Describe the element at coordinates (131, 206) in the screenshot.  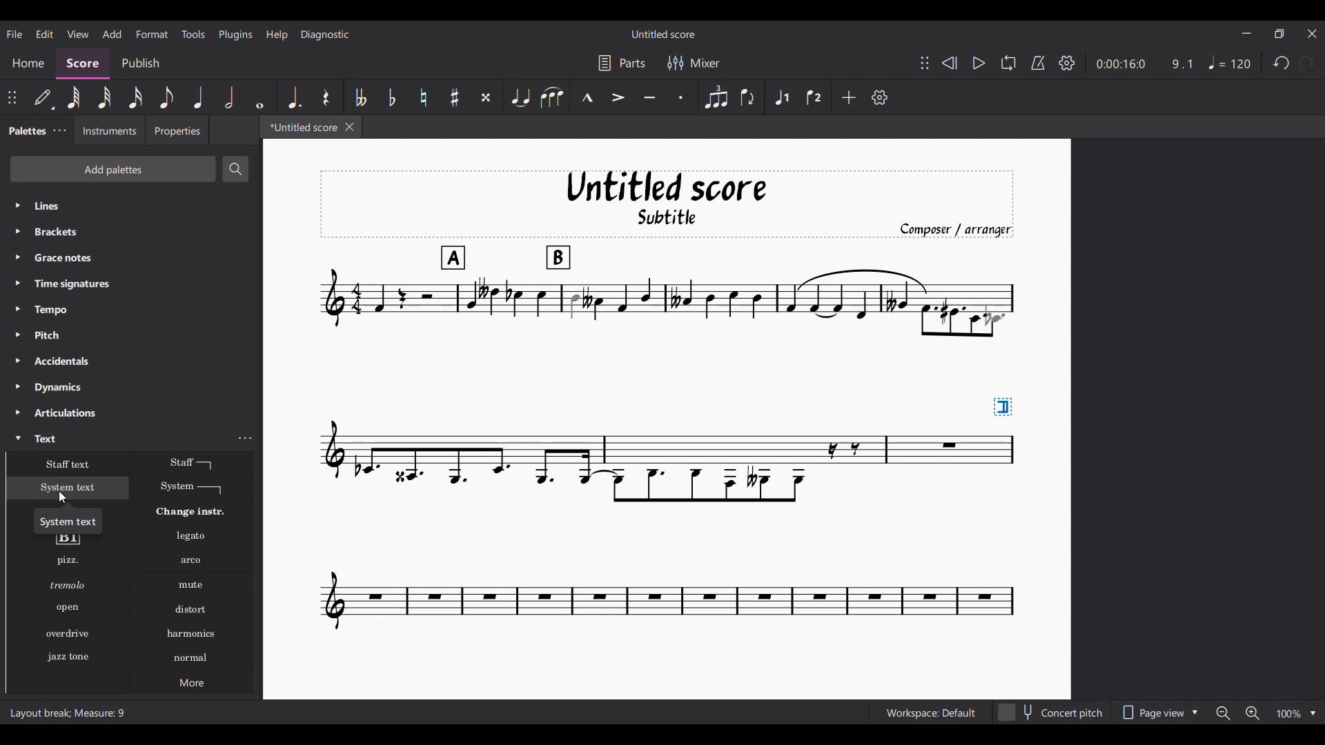
I see `Lines` at that location.